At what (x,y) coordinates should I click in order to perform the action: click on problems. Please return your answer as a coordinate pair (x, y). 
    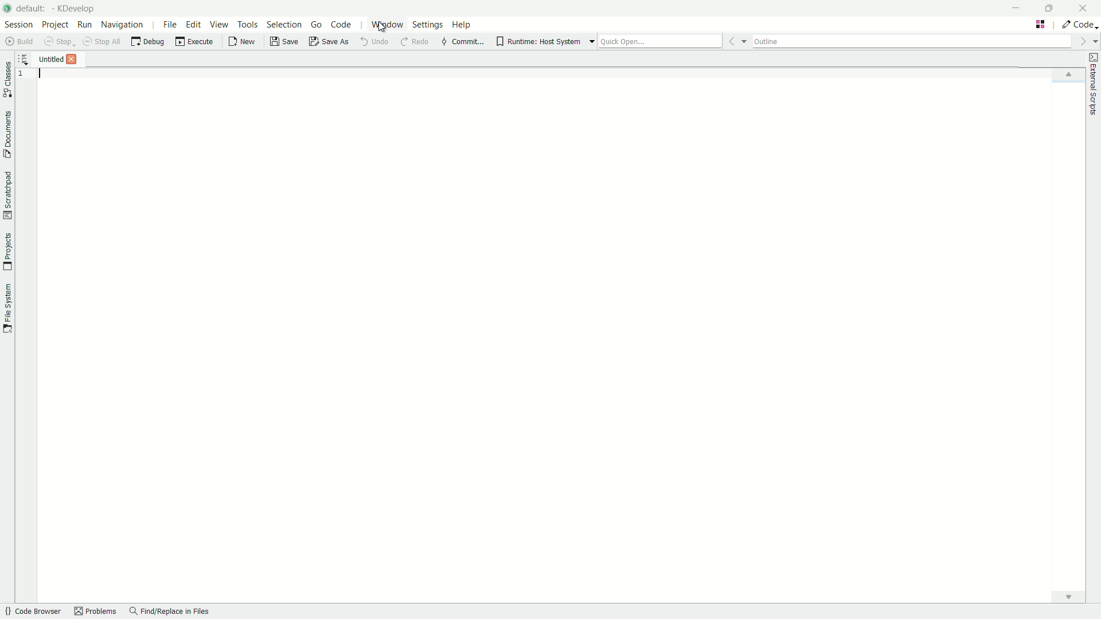
    Looking at the image, I should click on (94, 612).